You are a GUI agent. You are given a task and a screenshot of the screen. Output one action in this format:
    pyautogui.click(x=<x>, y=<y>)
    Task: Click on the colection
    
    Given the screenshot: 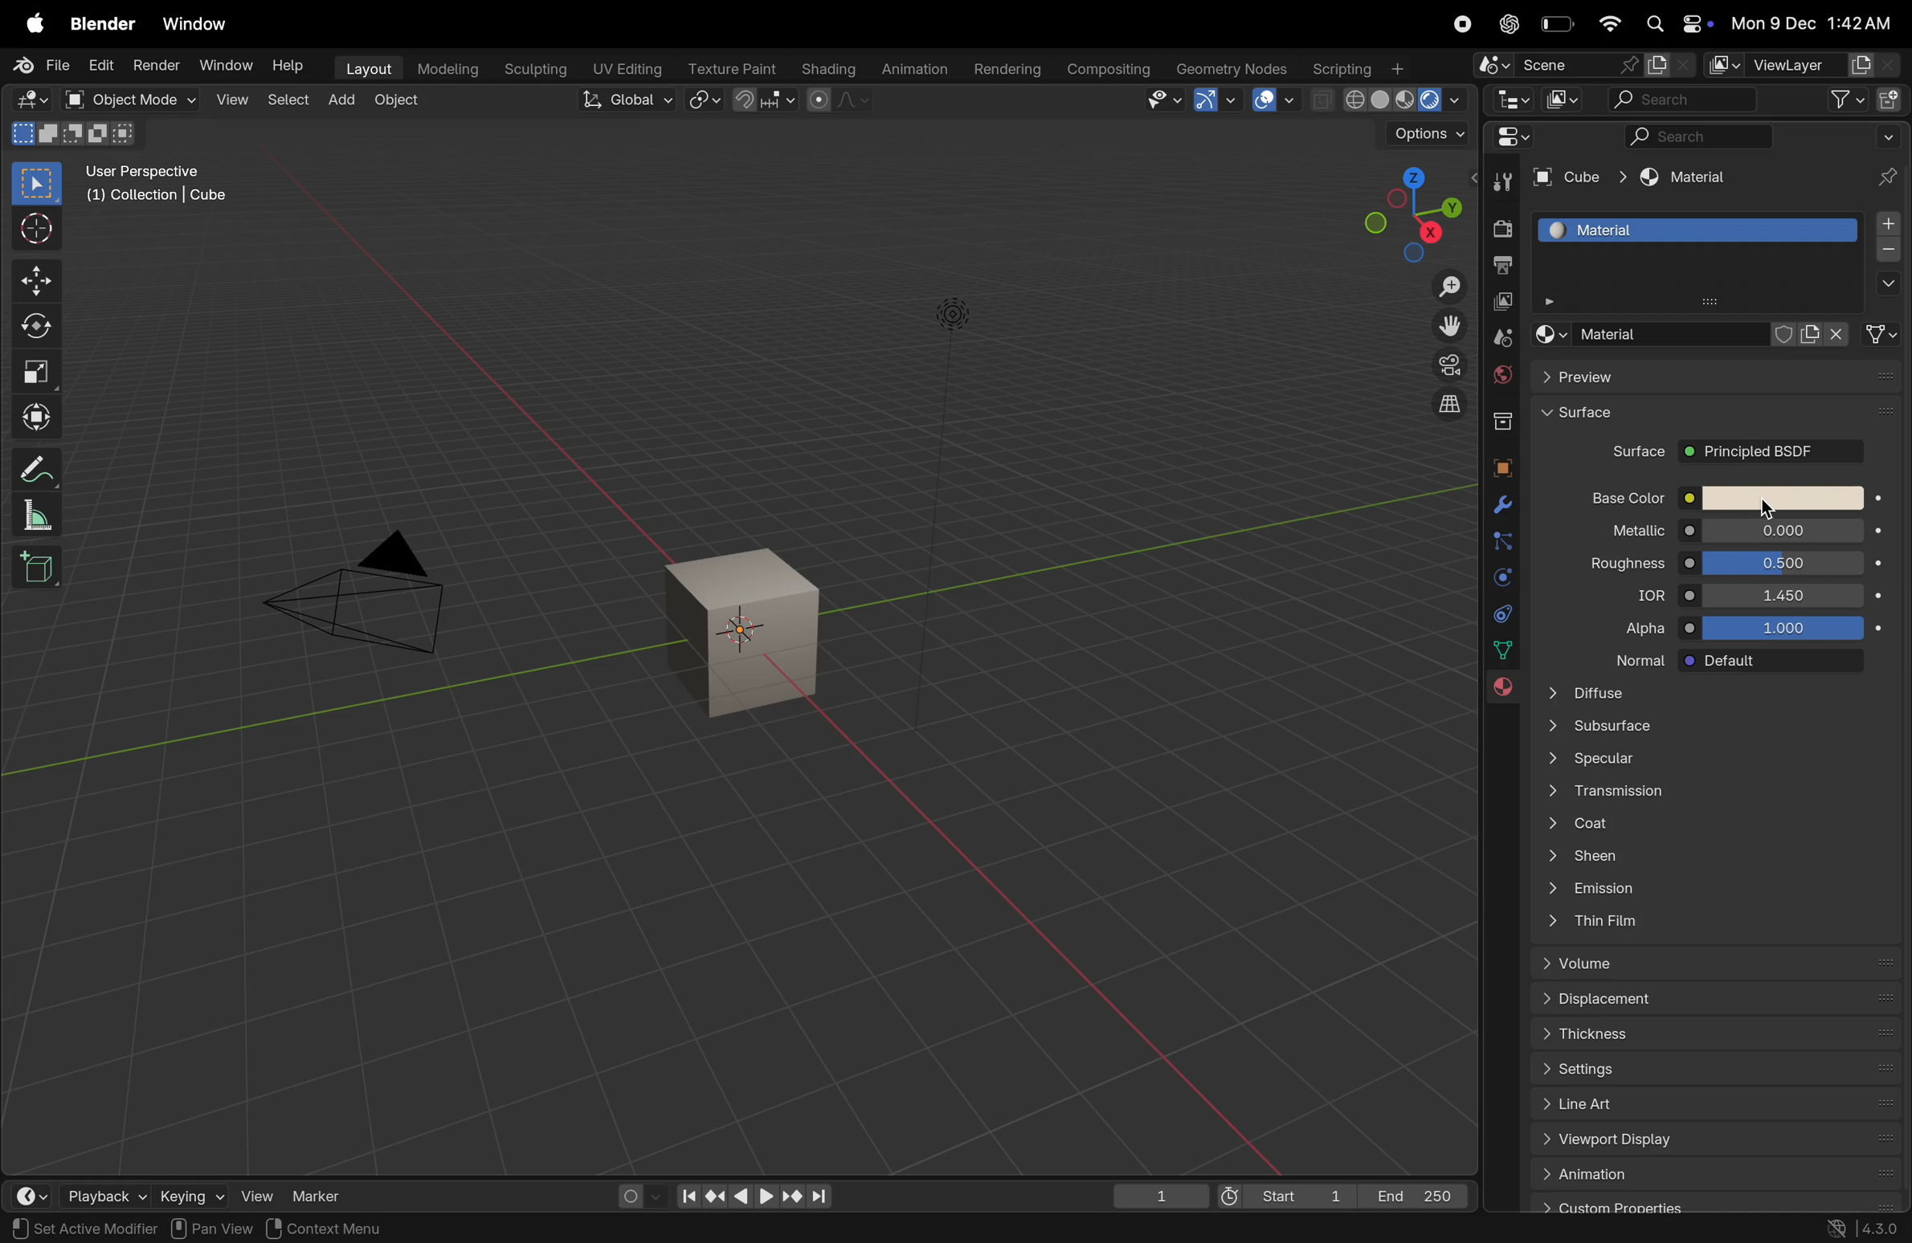 What is the action you would take?
    pyautogui.click(x=1500, y=415)
    